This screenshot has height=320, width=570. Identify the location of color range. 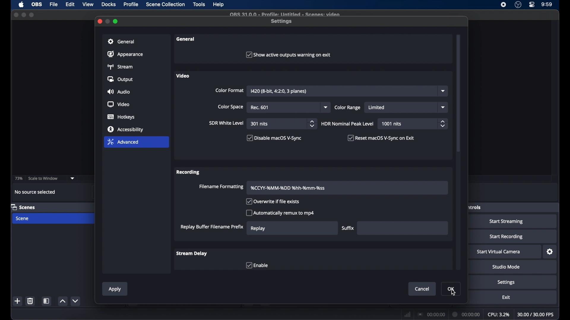
(348, 108).